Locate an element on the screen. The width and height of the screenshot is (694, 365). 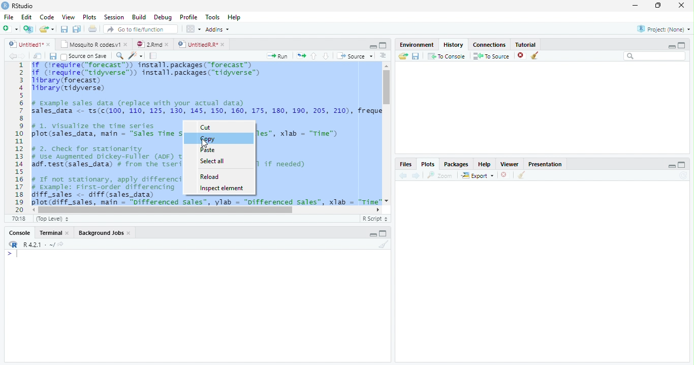
File is located at coordinates (9, 17).